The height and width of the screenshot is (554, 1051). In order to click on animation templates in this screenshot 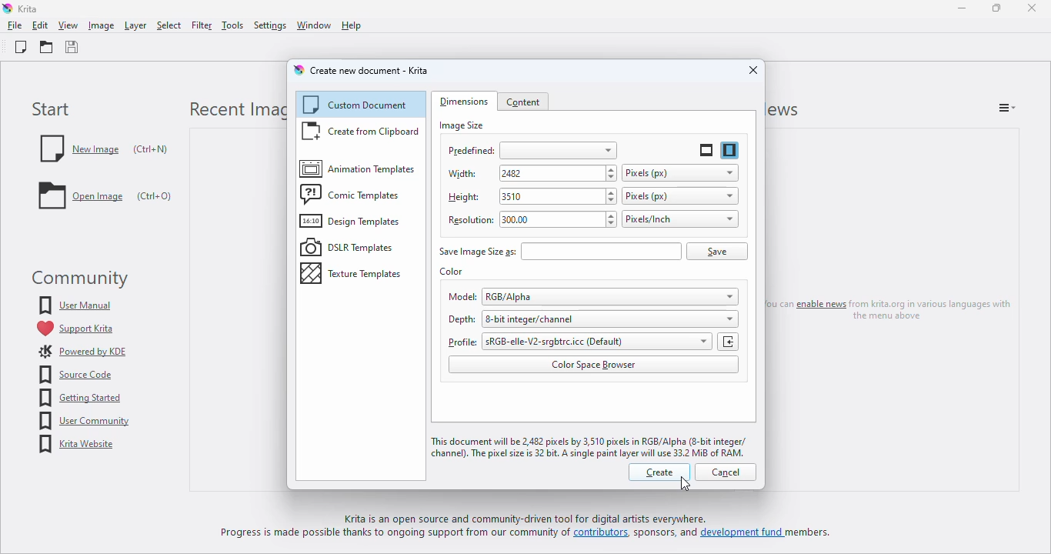, I will do `click(357, 168)`.